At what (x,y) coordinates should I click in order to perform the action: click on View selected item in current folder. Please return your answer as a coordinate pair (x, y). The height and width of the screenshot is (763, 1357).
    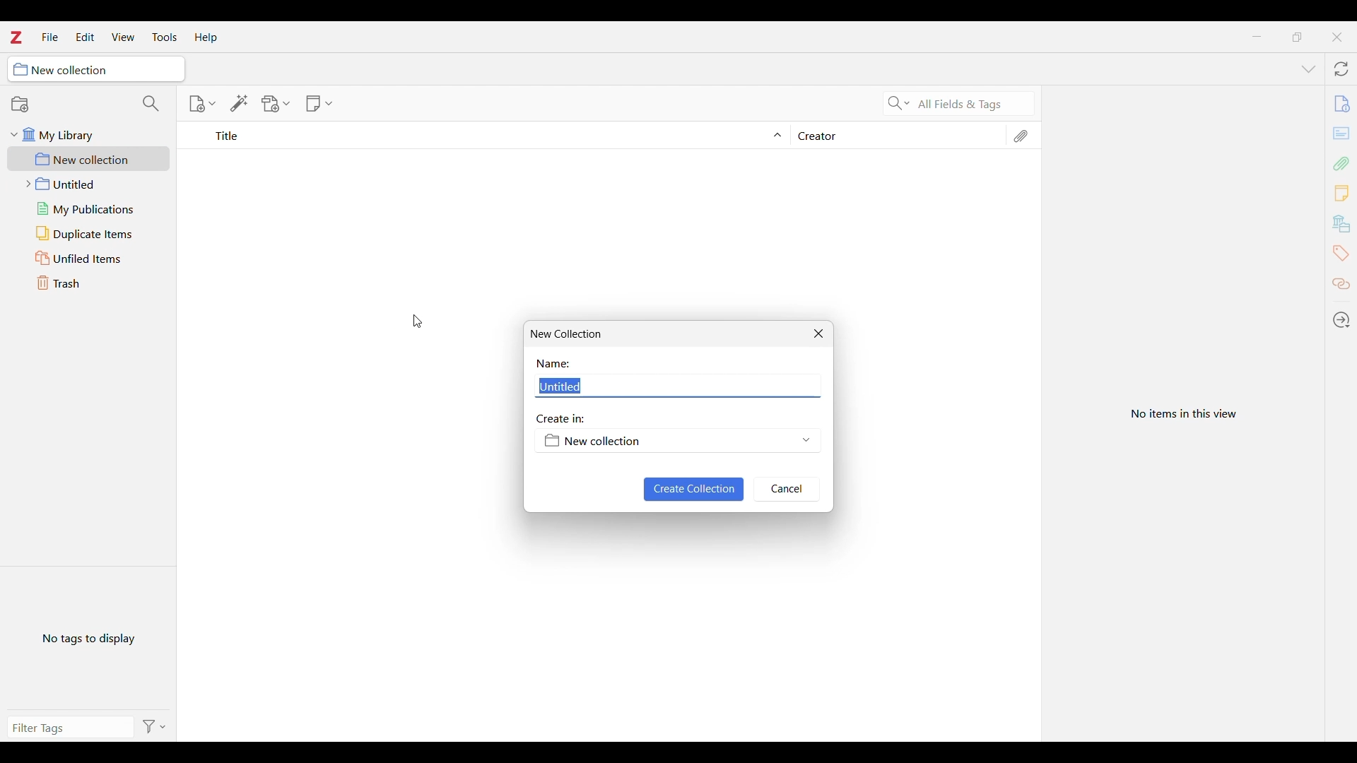
    Looking at the image, I should click on (1182, 415).